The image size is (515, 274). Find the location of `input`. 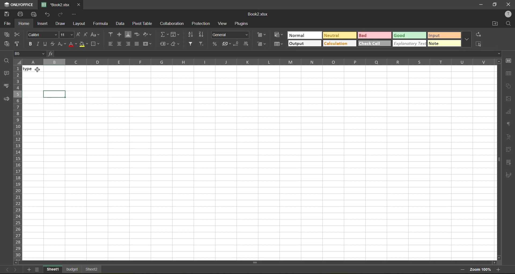

input is located at coordinates (445, 36).